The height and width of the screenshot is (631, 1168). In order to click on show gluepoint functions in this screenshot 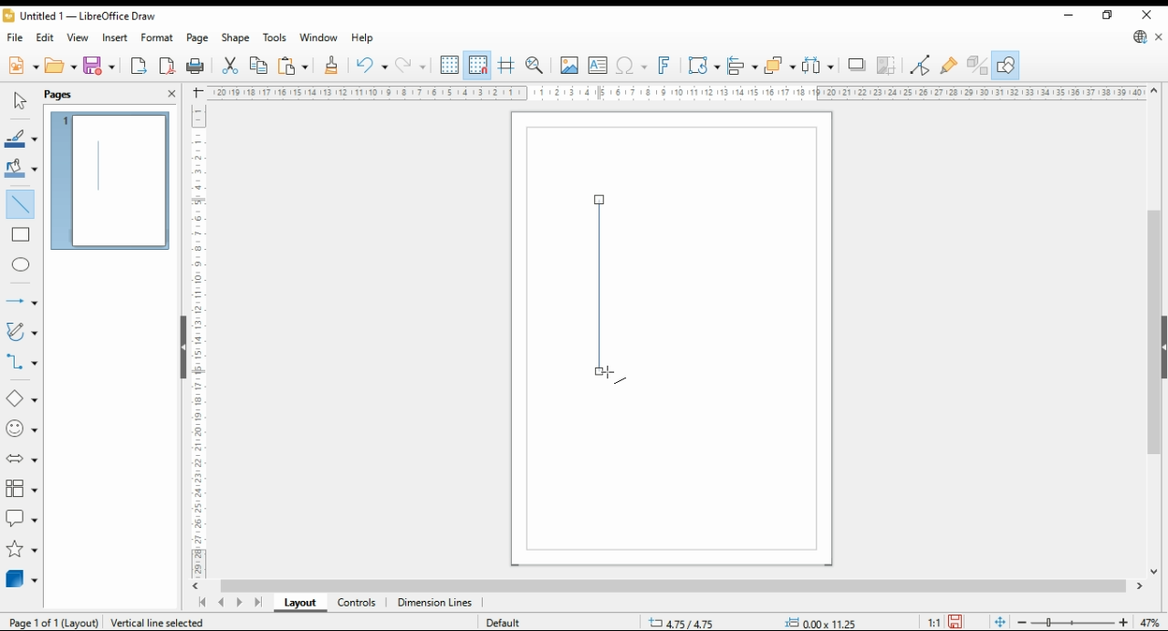, I will do `click(949, 65)`.